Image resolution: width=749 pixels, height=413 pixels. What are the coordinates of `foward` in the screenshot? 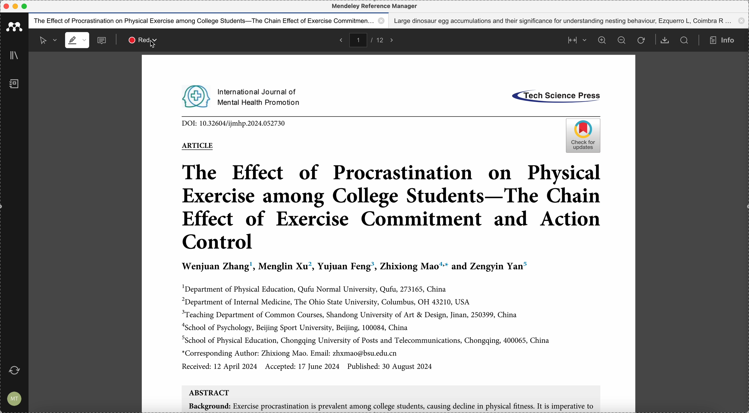 It's located at (394, 40).